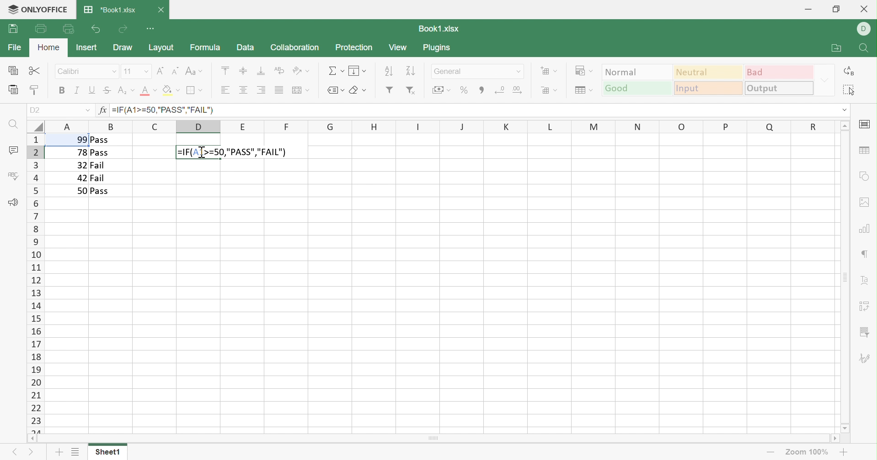 This screenshot has height=460, width=877. Describe the element at coordinates (353, 47) in the screenshot. I see `Protection` at that location.